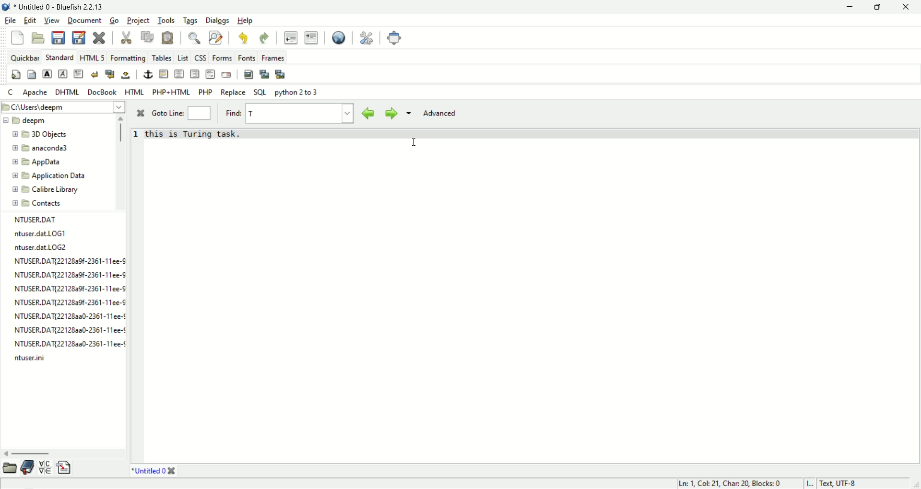 The width and height of the screenshot is (921, 489). I want to click on Help, so click(245, 21).